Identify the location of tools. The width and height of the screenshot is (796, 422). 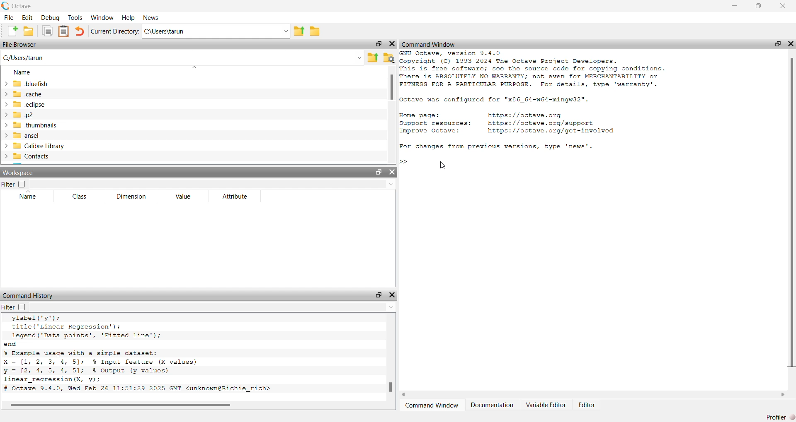
(75, 17).